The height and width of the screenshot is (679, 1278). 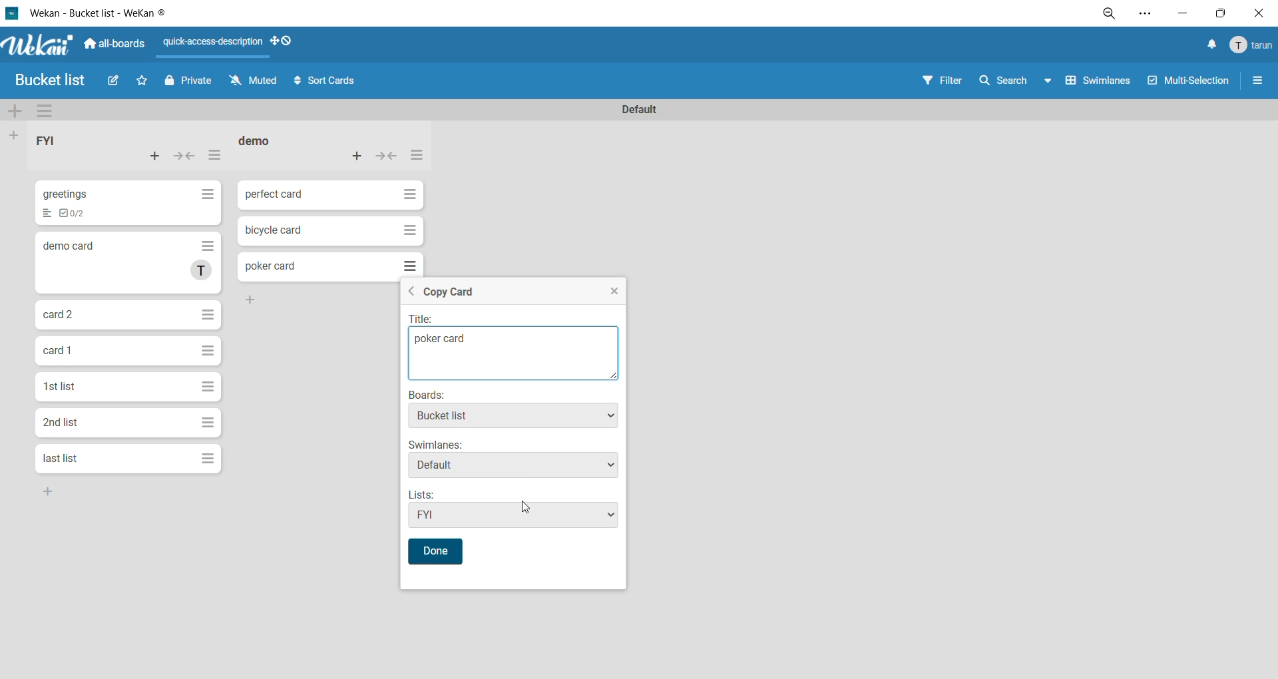 What do you see at coordinates (35, 43) in the screenshot?
I see `Wekan` at bounding box center [35, 43].